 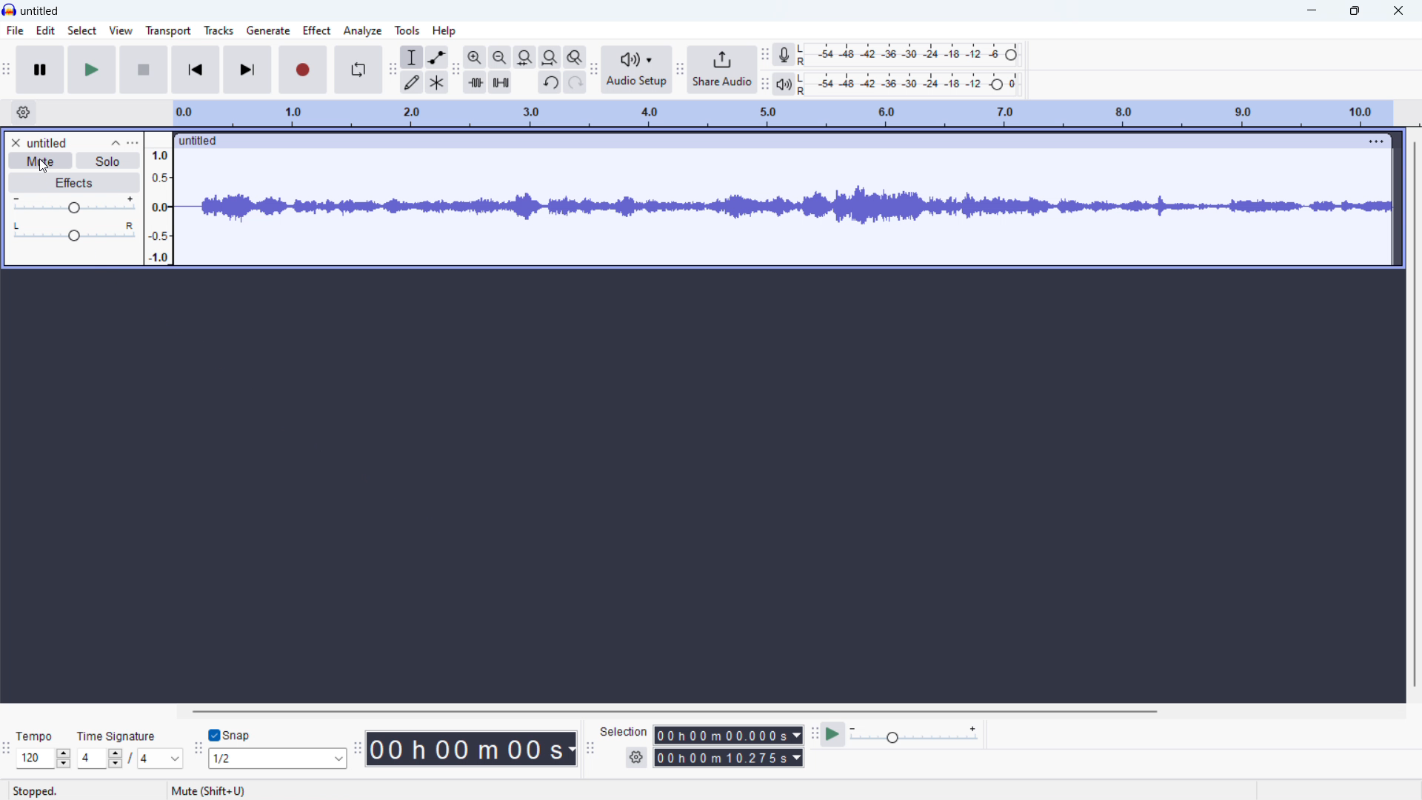 I want to click on click to move, so click(x=758, y=141).